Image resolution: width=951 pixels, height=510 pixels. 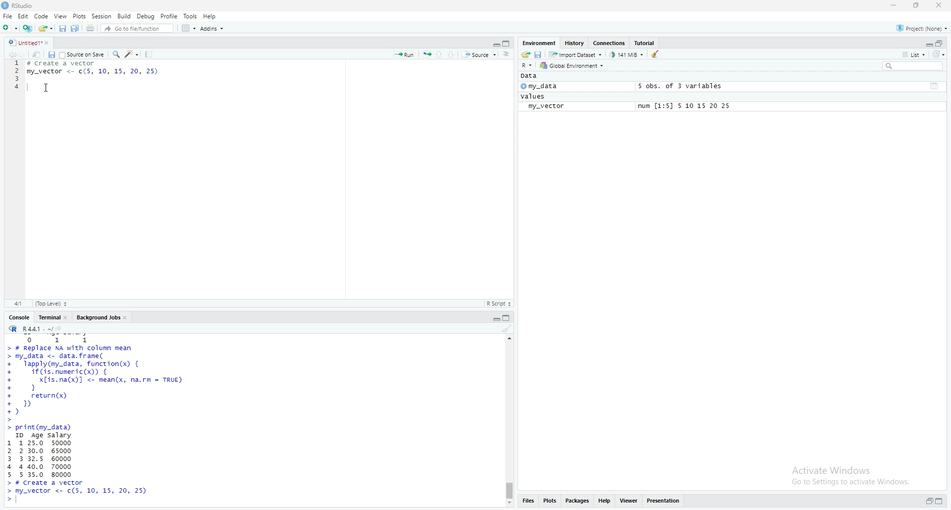 I want to click on R Script , so click(x=500, y=304).